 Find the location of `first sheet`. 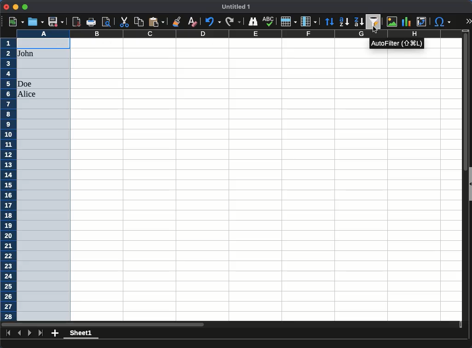

first sheet is located at coordinates (8, 332).